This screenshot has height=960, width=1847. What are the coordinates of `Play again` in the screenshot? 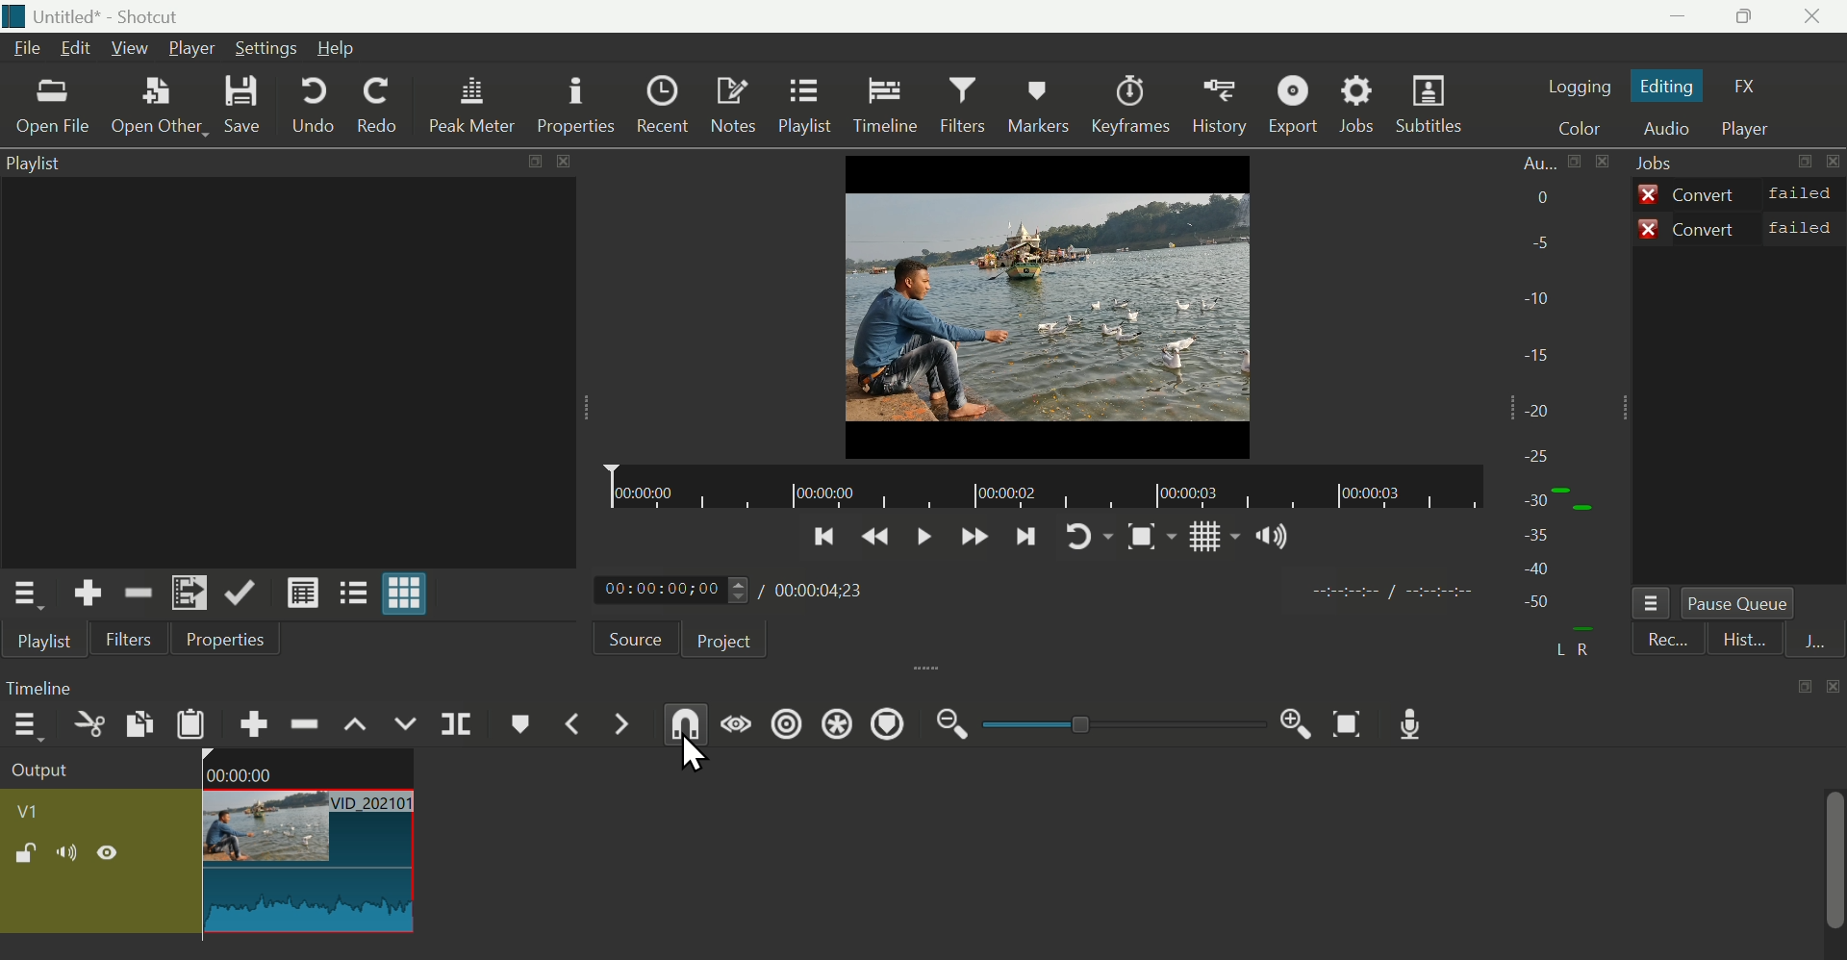 It's located at (1091, 537).